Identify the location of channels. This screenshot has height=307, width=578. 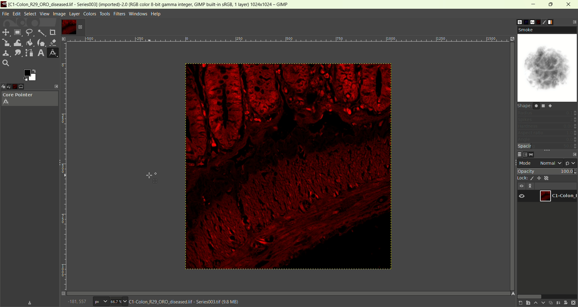
(525, 155).